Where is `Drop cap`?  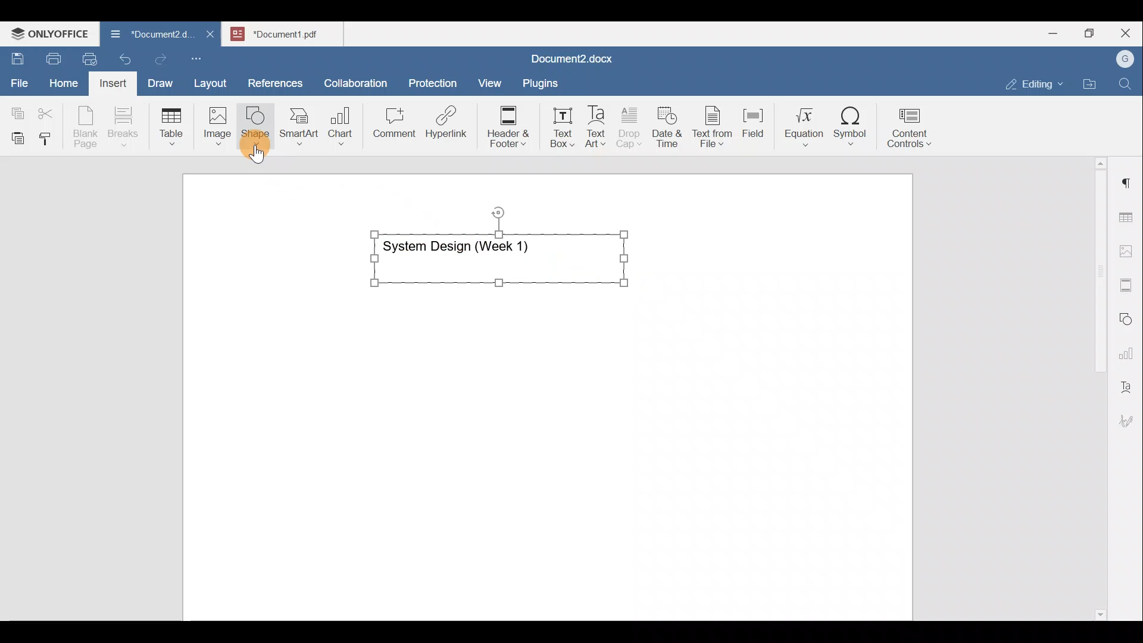
Drop cap is located at coordinates (632, 126).